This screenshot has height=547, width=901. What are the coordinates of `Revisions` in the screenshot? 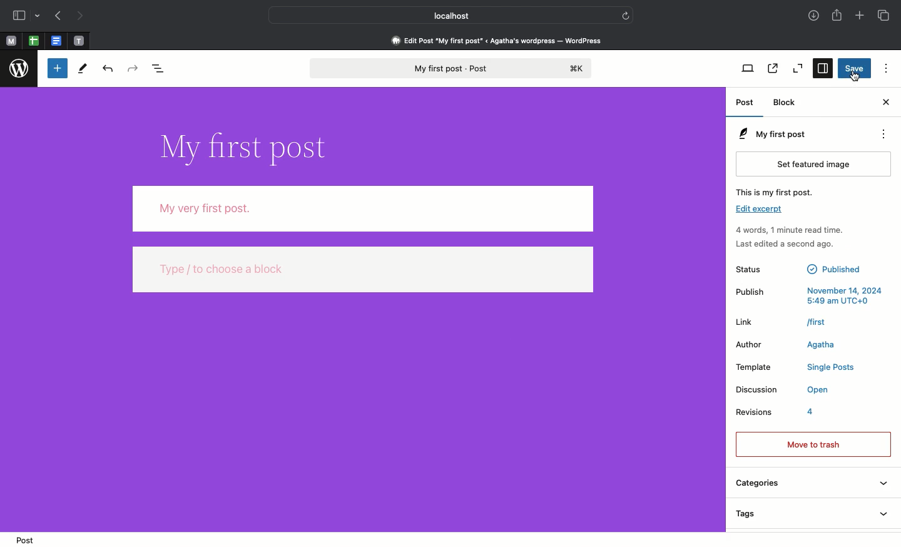 It's located at (792, 411).